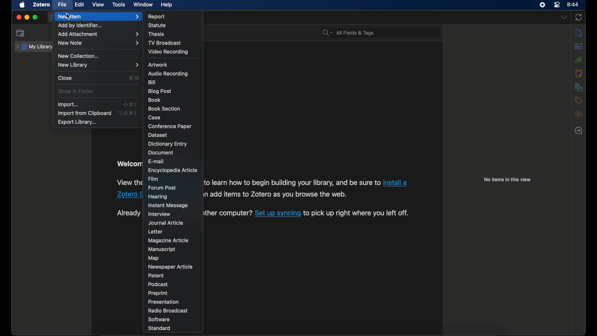  Describe the element at coordinates (168, 52) in the screenshot. I see `video recording` at that location.